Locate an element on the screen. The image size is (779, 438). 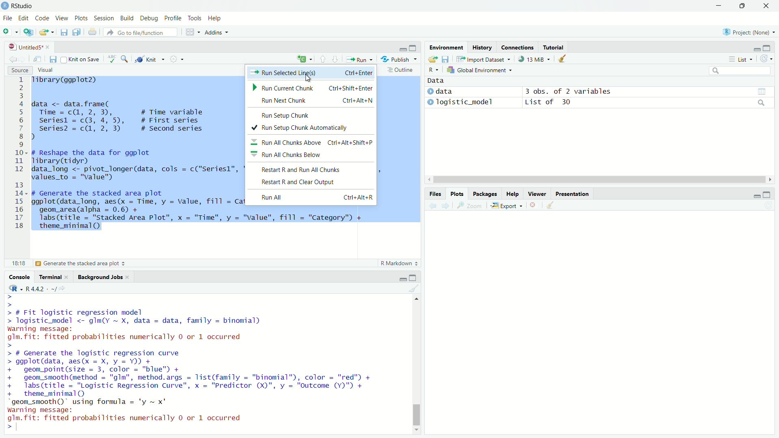
List is located at coordinates (742, 60).